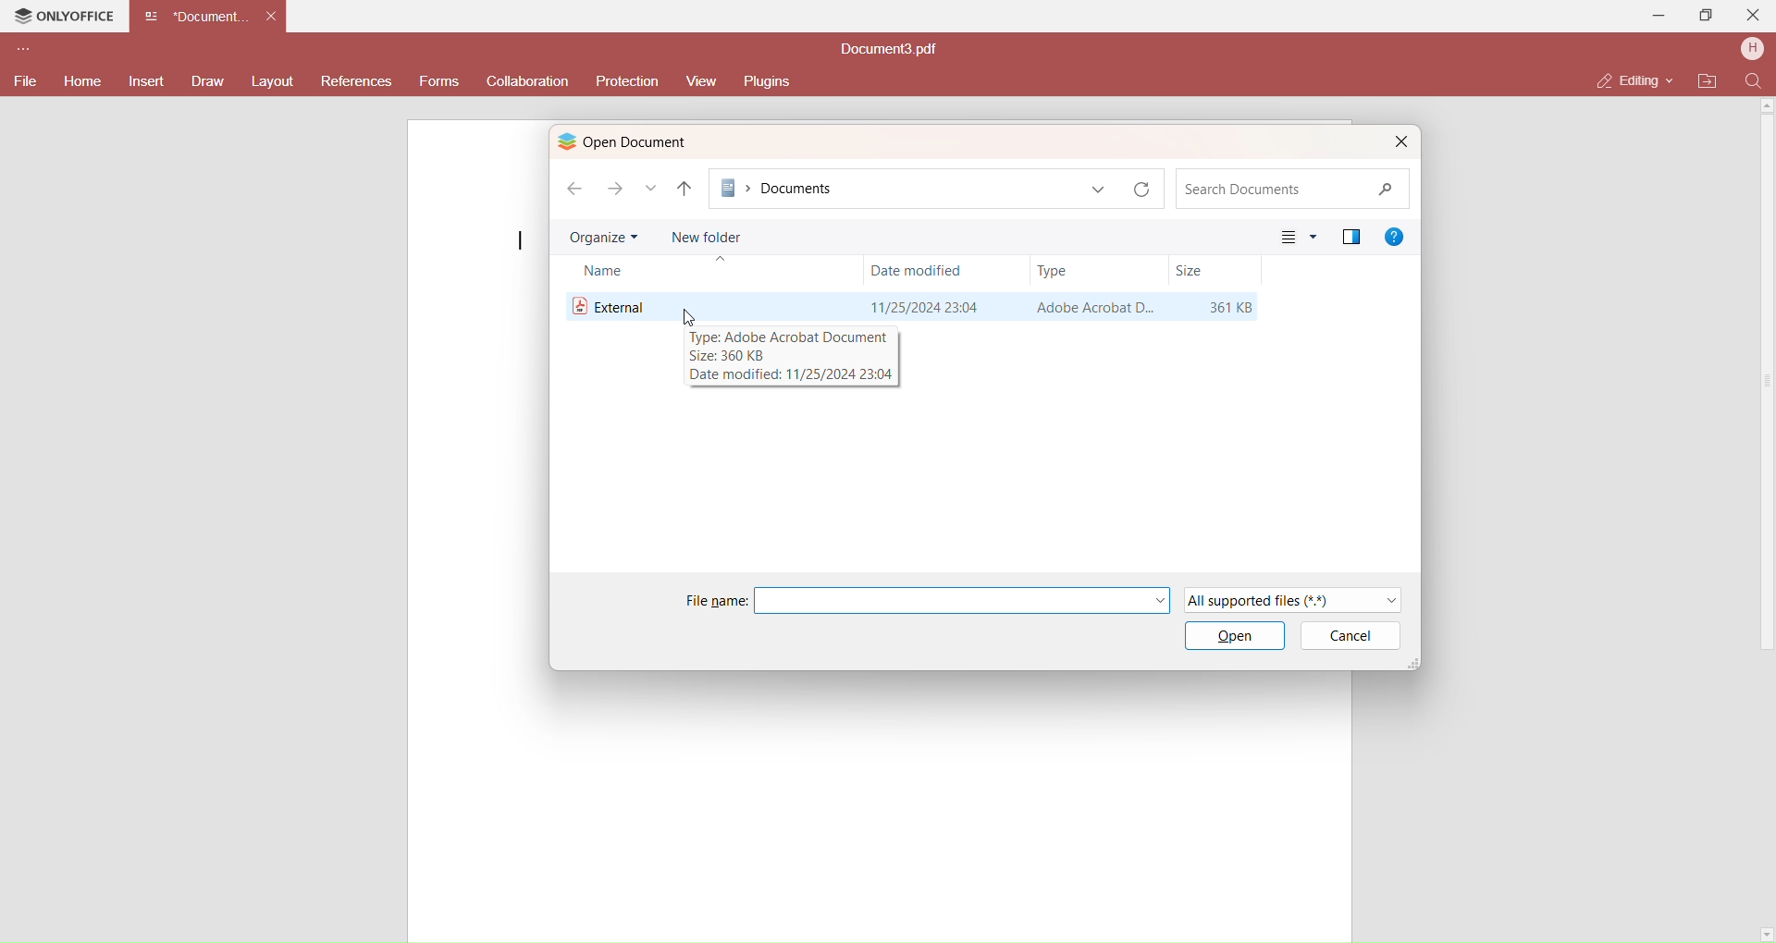 The height and width of the screenshot is (943, 1776). I want to click on View, so click(699, 81).